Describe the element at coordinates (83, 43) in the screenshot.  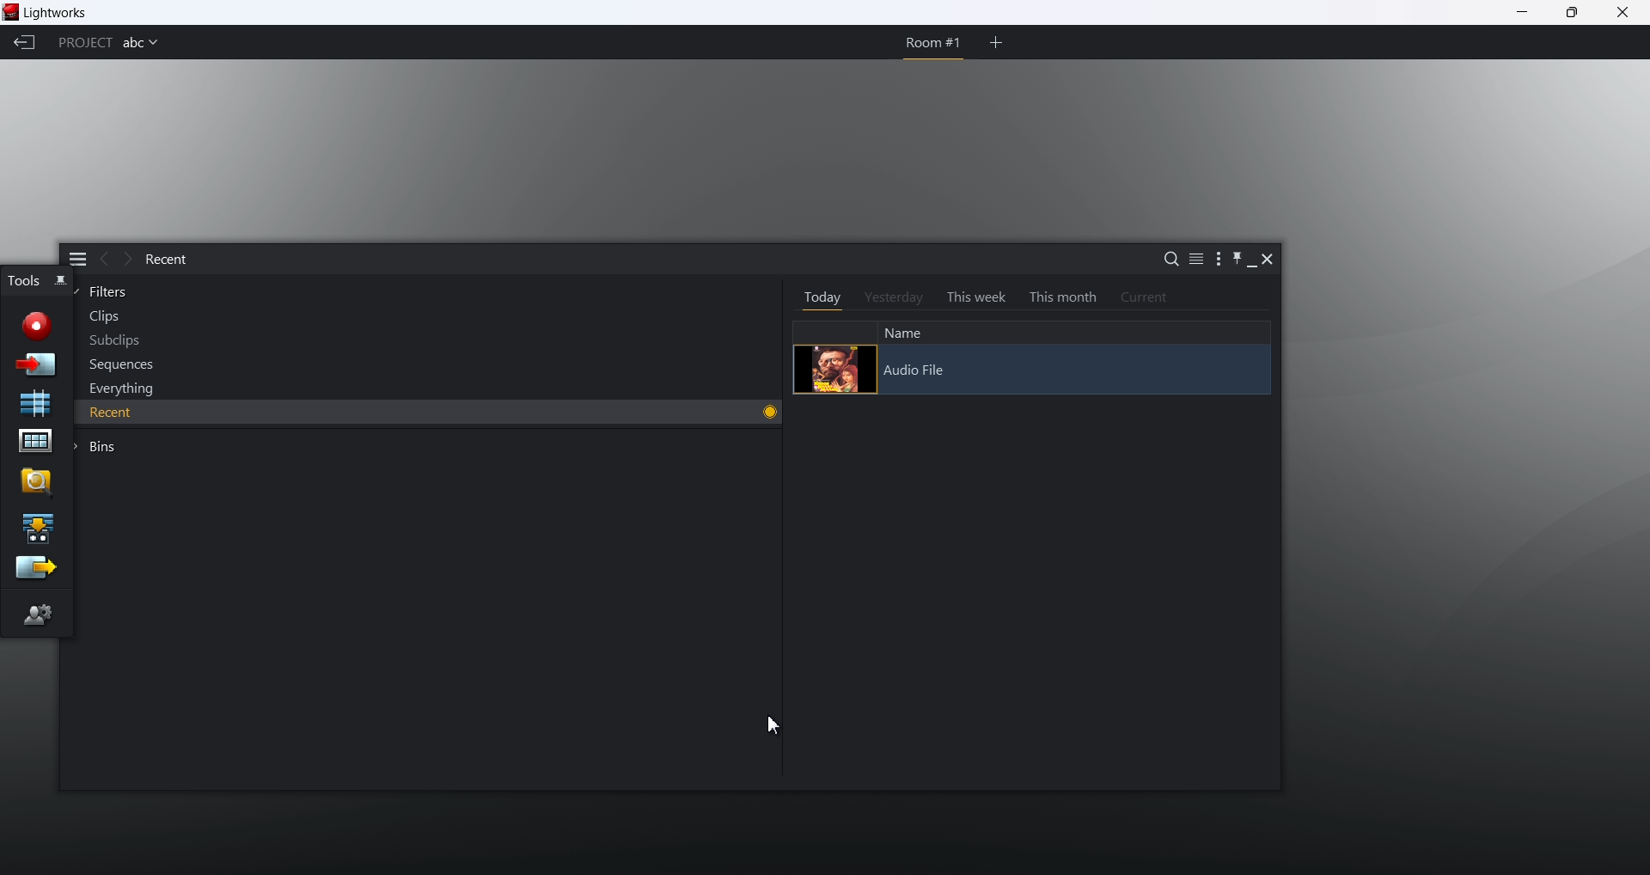
I see `project` at that location.